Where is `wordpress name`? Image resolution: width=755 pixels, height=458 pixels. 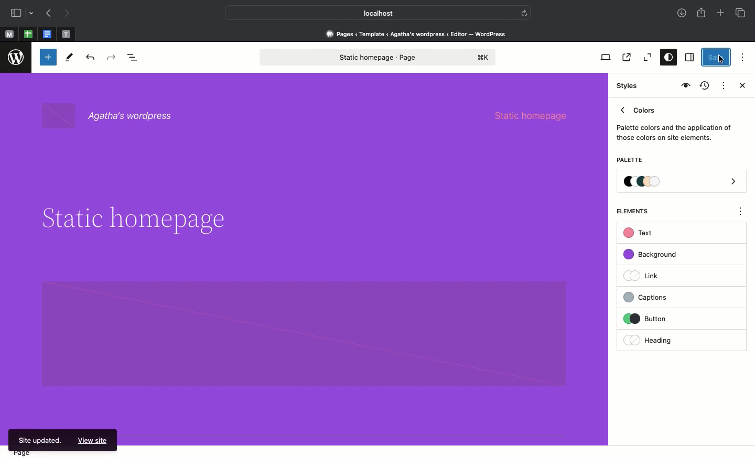 wordpress name is located at coordinates (113, 116).